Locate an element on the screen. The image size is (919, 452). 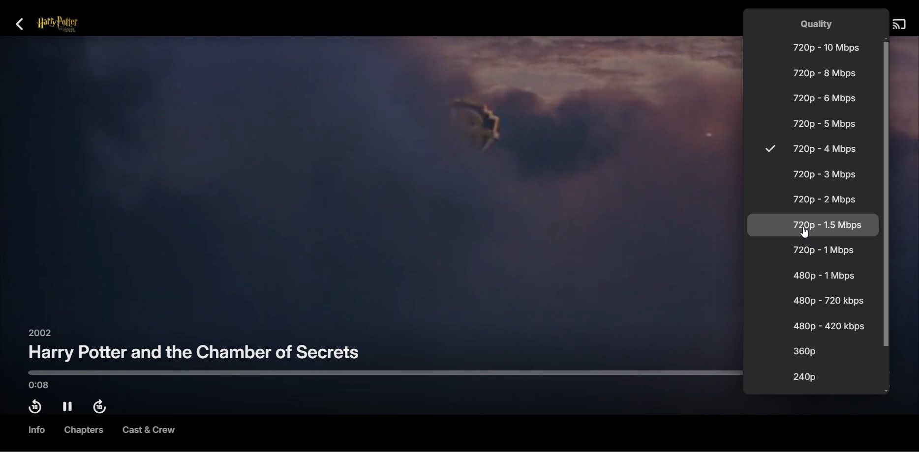
Movie Yerar and Title is located at coordinates (194, 348).